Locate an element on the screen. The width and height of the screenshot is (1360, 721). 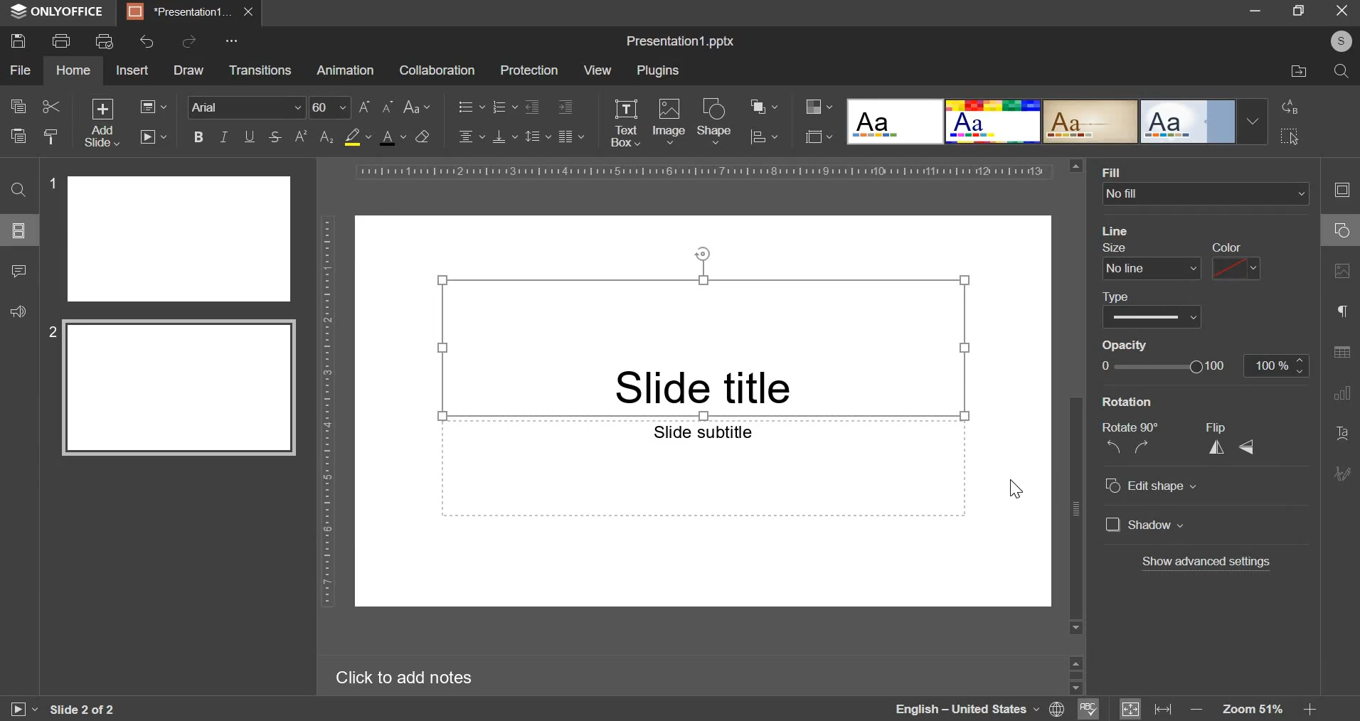
transitions is located at coordinates (260, 71).